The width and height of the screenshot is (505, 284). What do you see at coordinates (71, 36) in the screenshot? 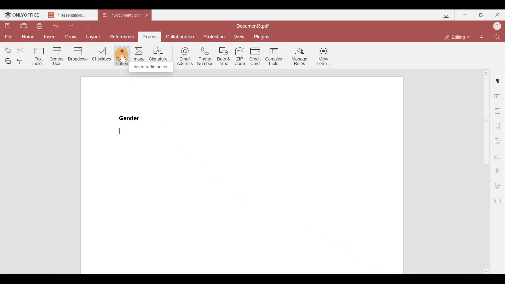
I see `Draw` at bounding box center [71, 36].